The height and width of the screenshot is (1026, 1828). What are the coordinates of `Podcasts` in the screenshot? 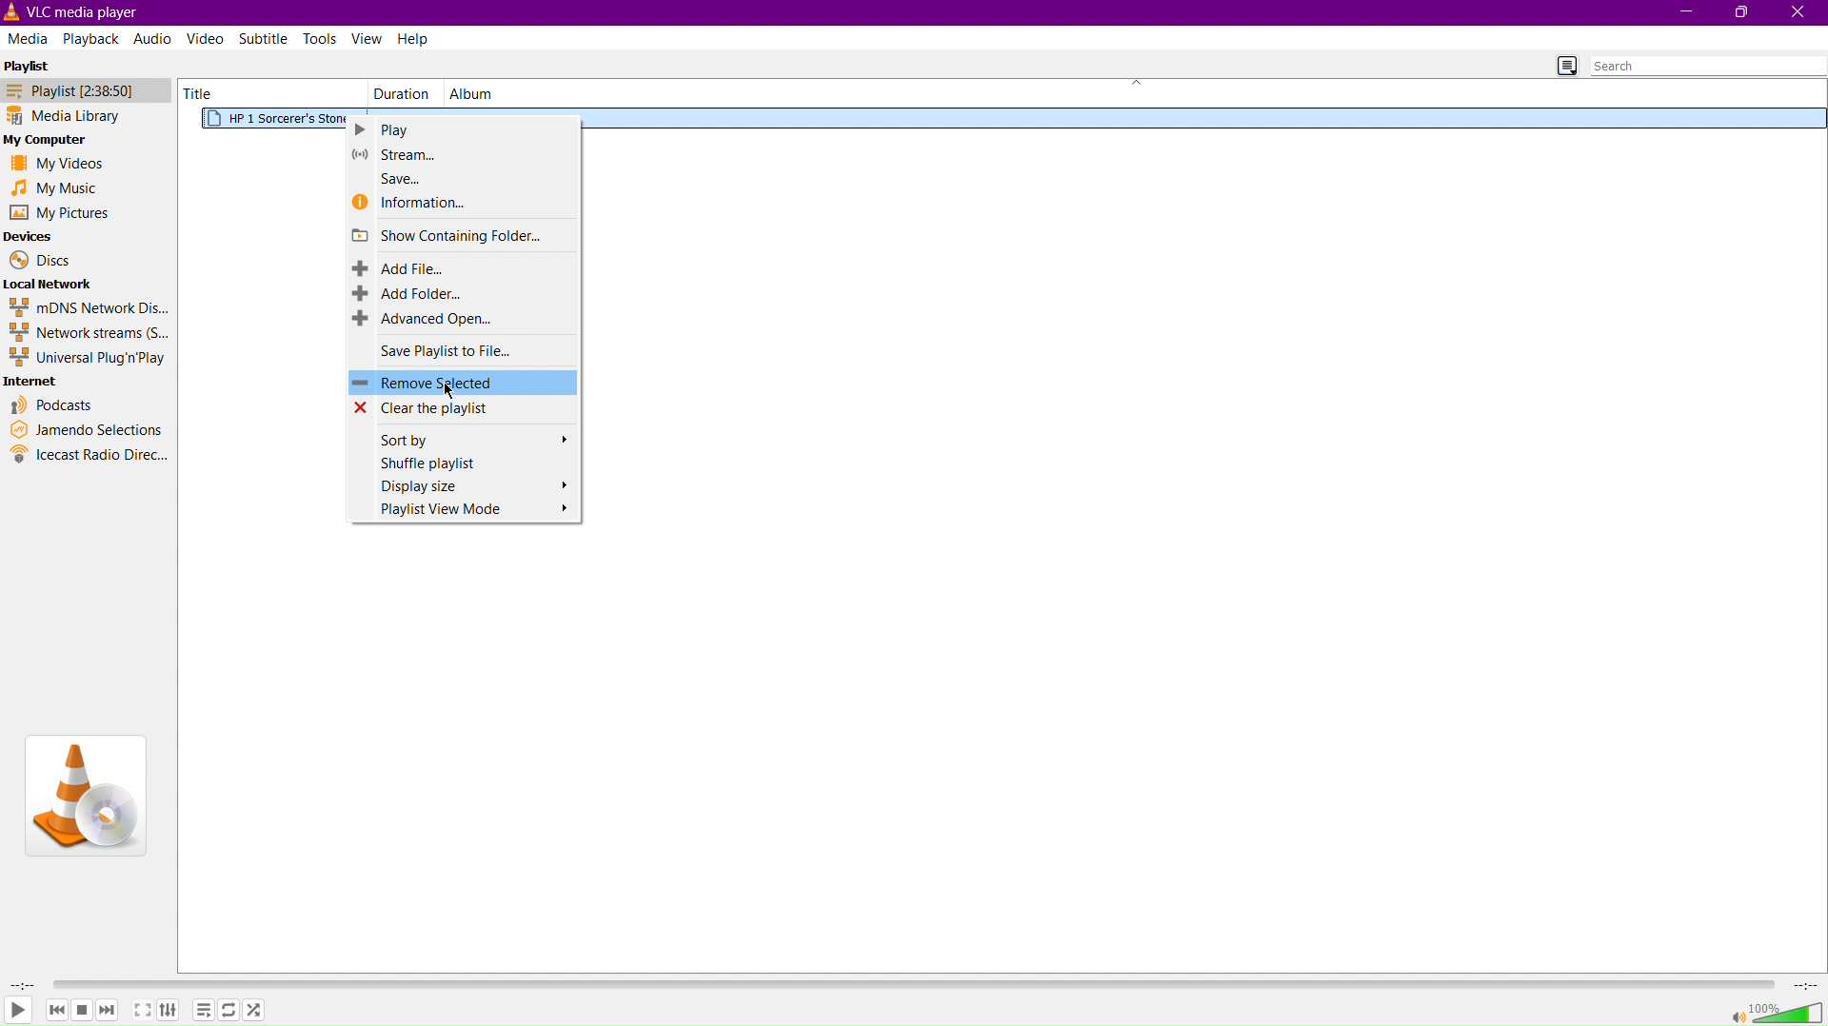 It's located at (51, 406).